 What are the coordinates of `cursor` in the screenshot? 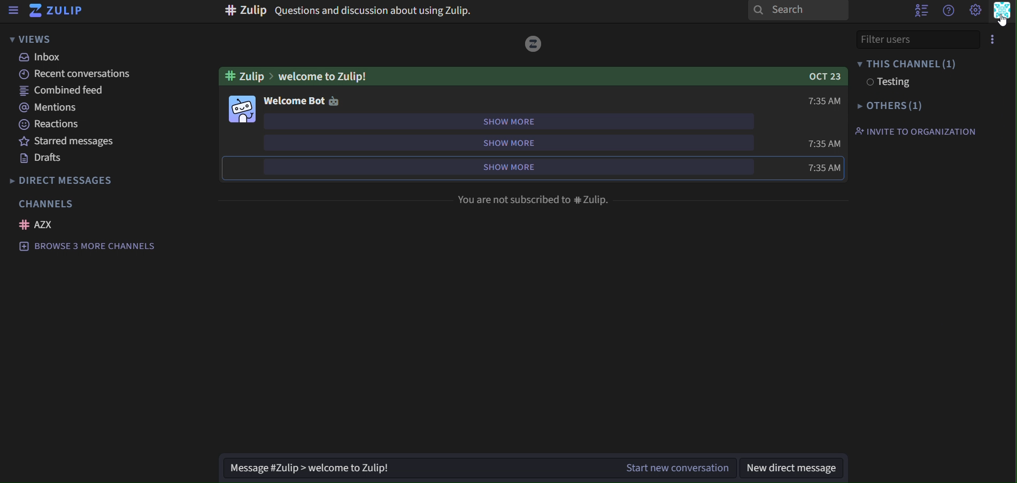 It's located at (1001, 22).